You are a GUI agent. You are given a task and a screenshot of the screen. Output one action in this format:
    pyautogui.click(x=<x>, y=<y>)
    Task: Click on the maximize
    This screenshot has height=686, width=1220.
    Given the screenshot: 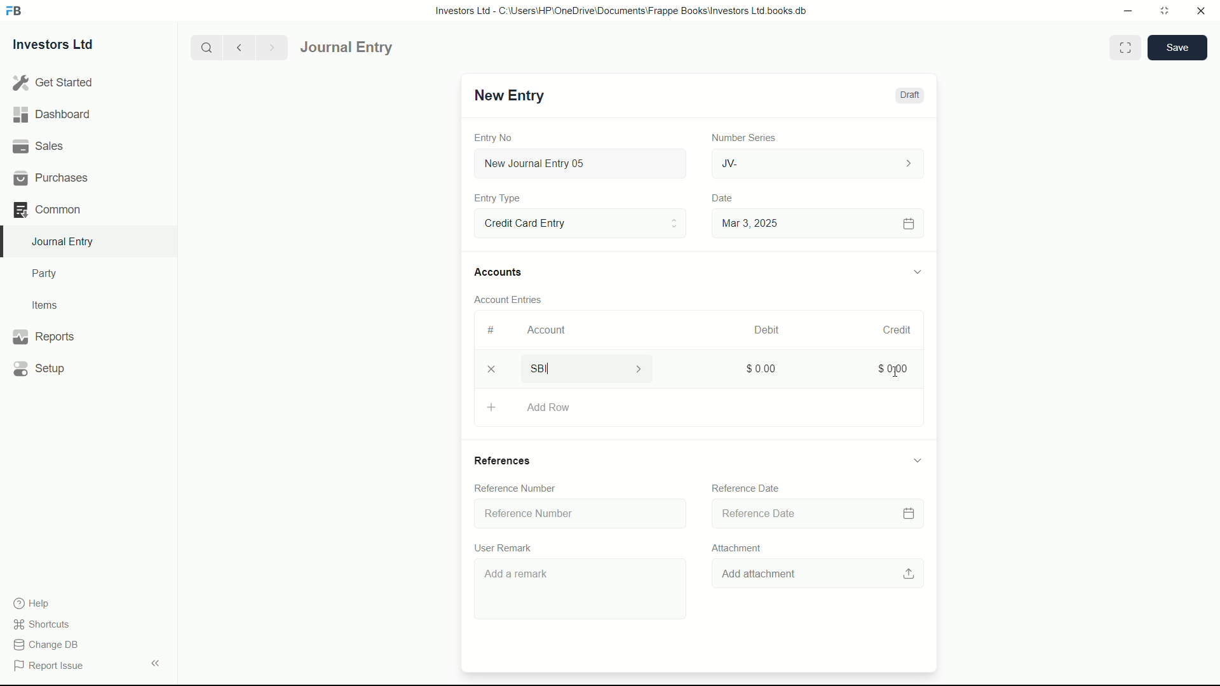 What is the action you would take?
    pyautogui.click(x=1164, y=10)
    